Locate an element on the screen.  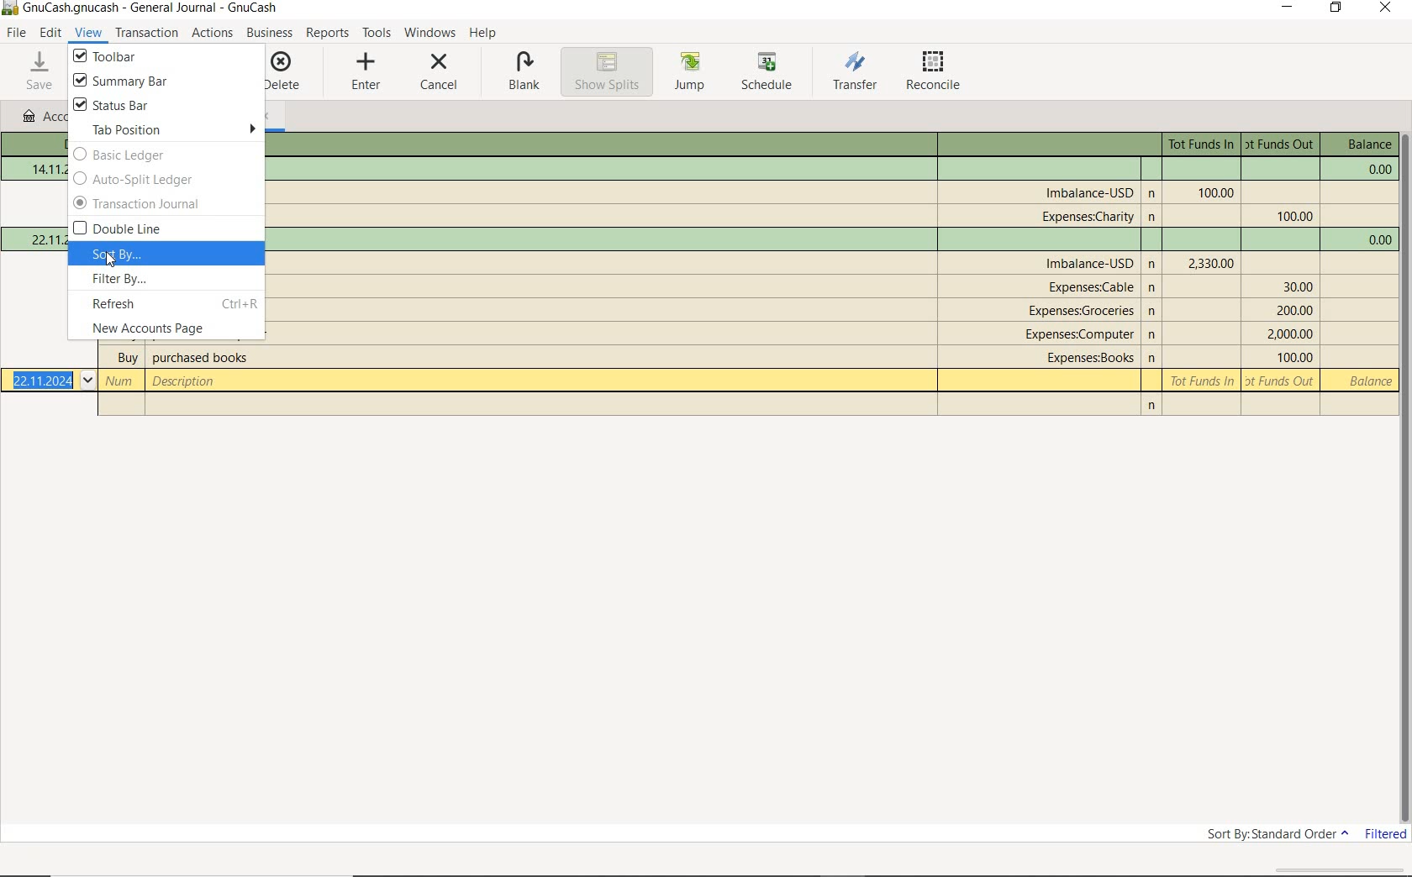
SORT BY: STANDARD ORDER is located at coordinates (1278, 836).